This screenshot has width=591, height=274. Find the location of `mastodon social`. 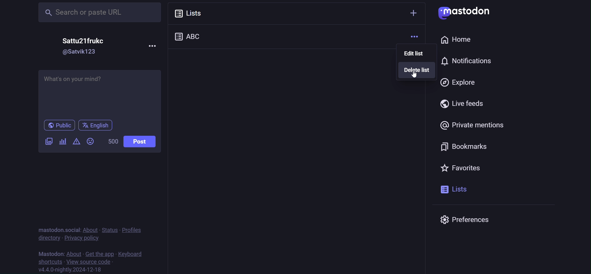

mastodon social is located at coordinates (57, 229).